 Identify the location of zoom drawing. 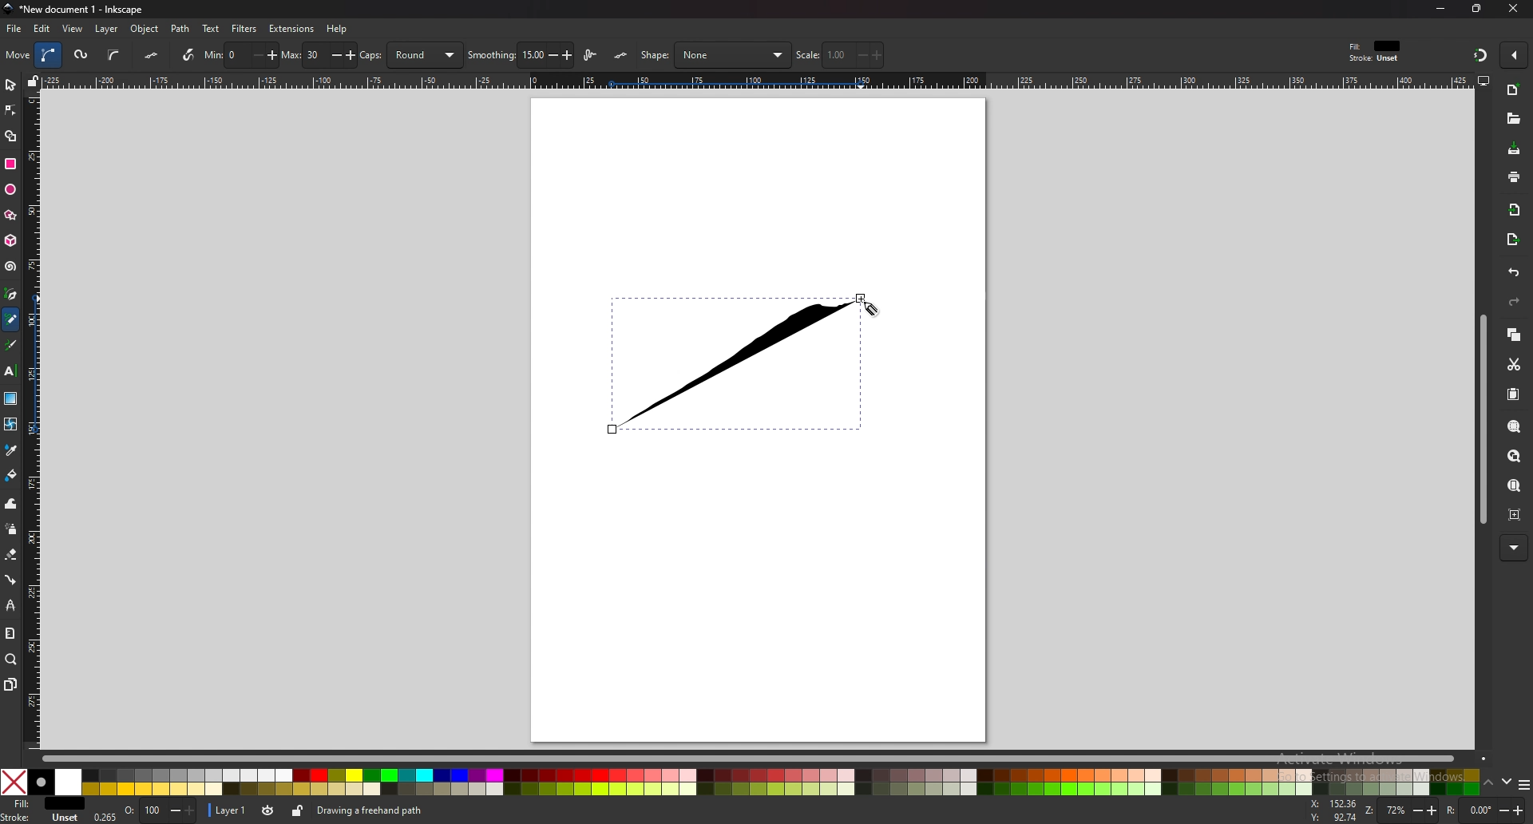
(1515, 458).